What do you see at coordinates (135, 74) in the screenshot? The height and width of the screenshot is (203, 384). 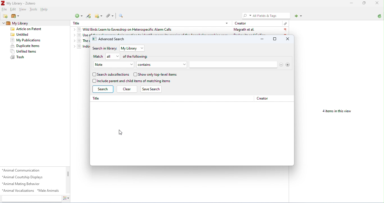 I see `checkbox` at bounding box center [135, 74].